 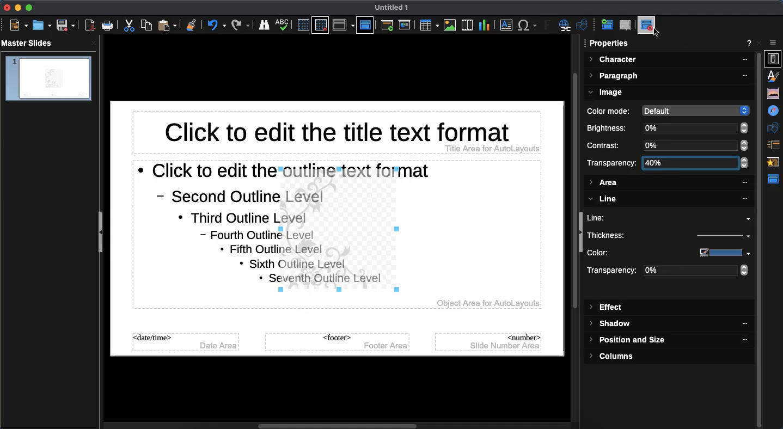 What do you see at coordinates (343, 25) in the screenshot?
I see `Display view` at bounding box center [343, 25].